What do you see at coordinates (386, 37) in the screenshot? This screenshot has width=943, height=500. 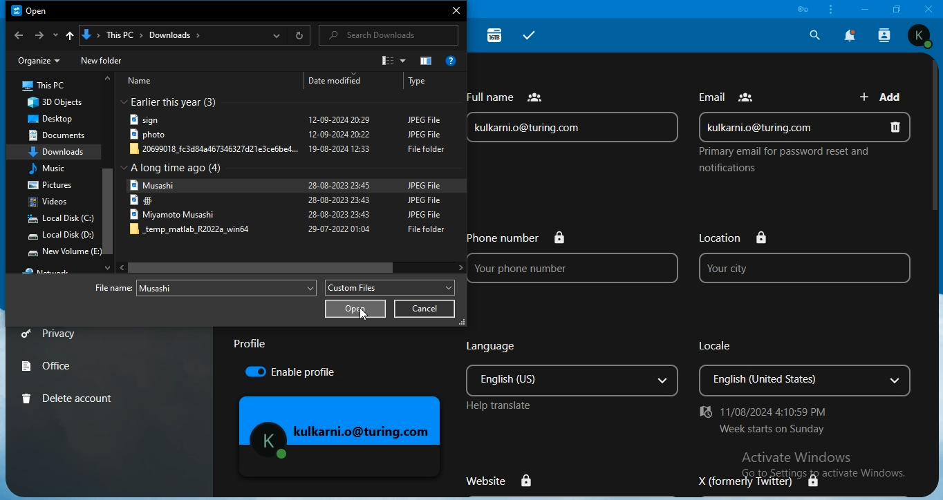 I see `search` at bounding box center [386, 37].